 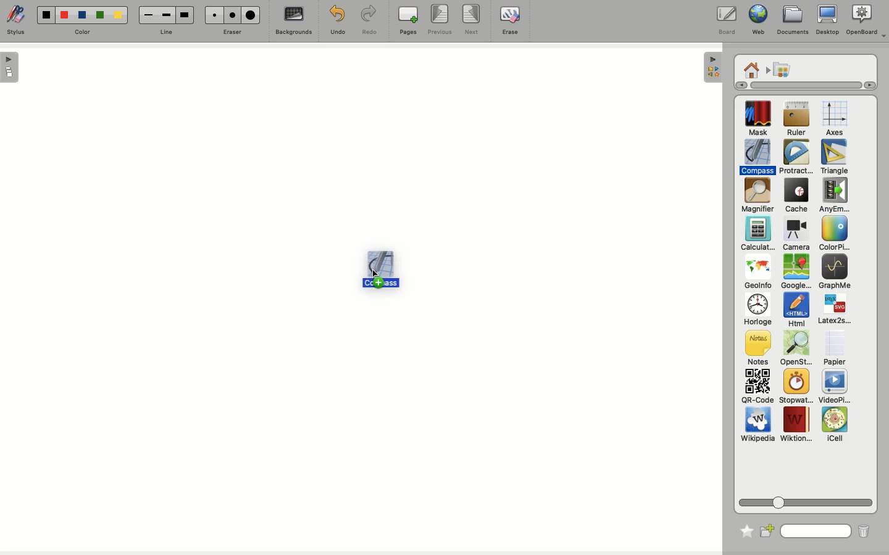 What do you see at coordinates (835, 310) in the screenshot?
I see `Latex2s` at bounding box center [835, 310].